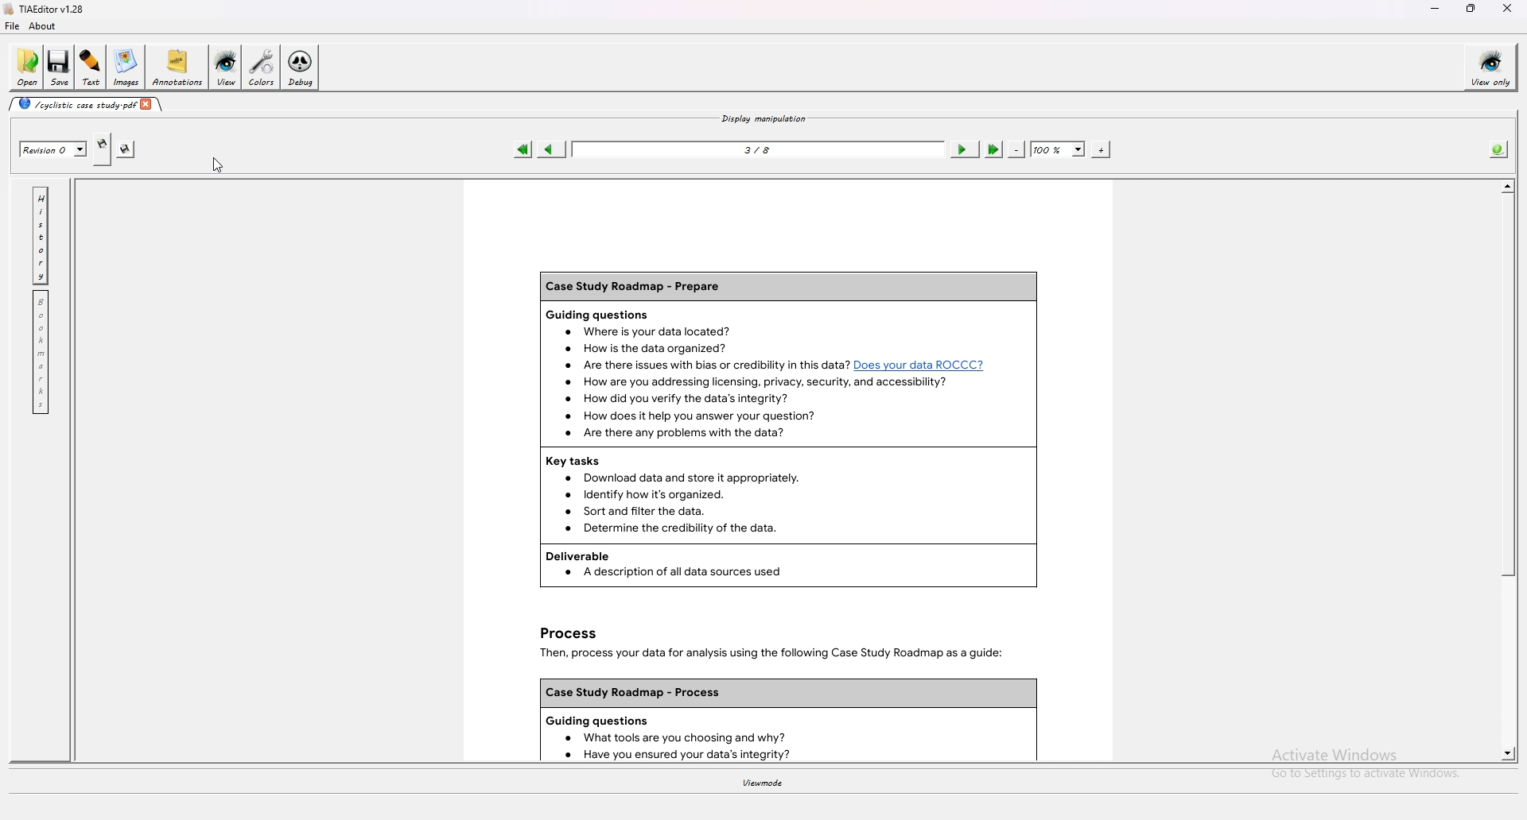  What do you see at coordinates (1016, 149) in the screenshot?
I see `zoom out` at bounding box center [1016, 149].